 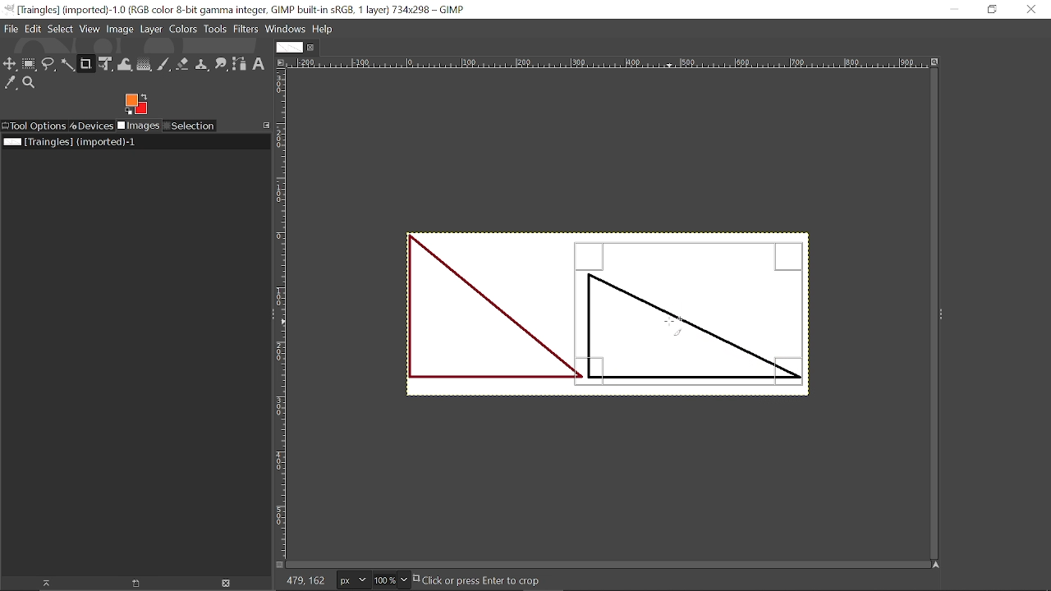 What do you see at coordinates (190, 126) in the screenshot?
I see `Selection tool` at bounding box center [190, 126].